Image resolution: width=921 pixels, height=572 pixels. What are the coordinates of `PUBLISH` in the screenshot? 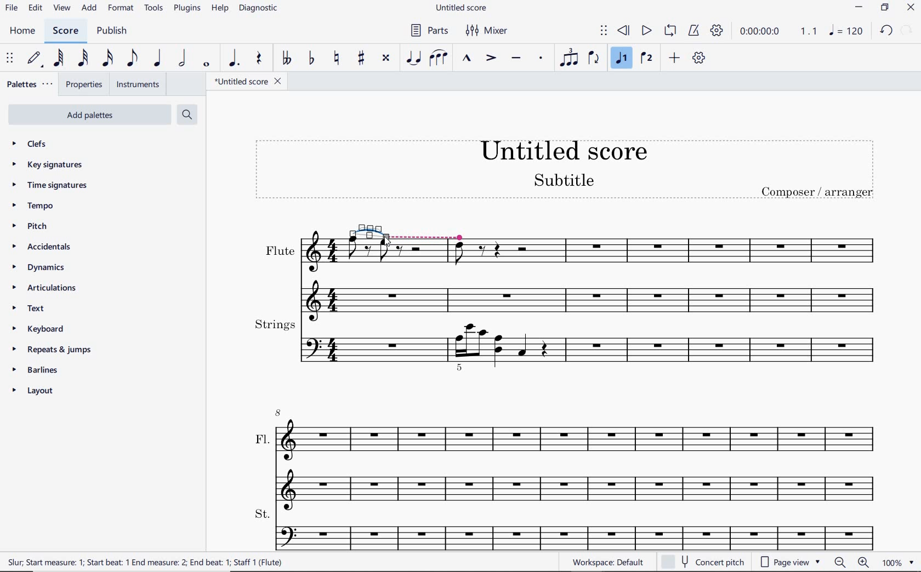 It's located at (114, 31).